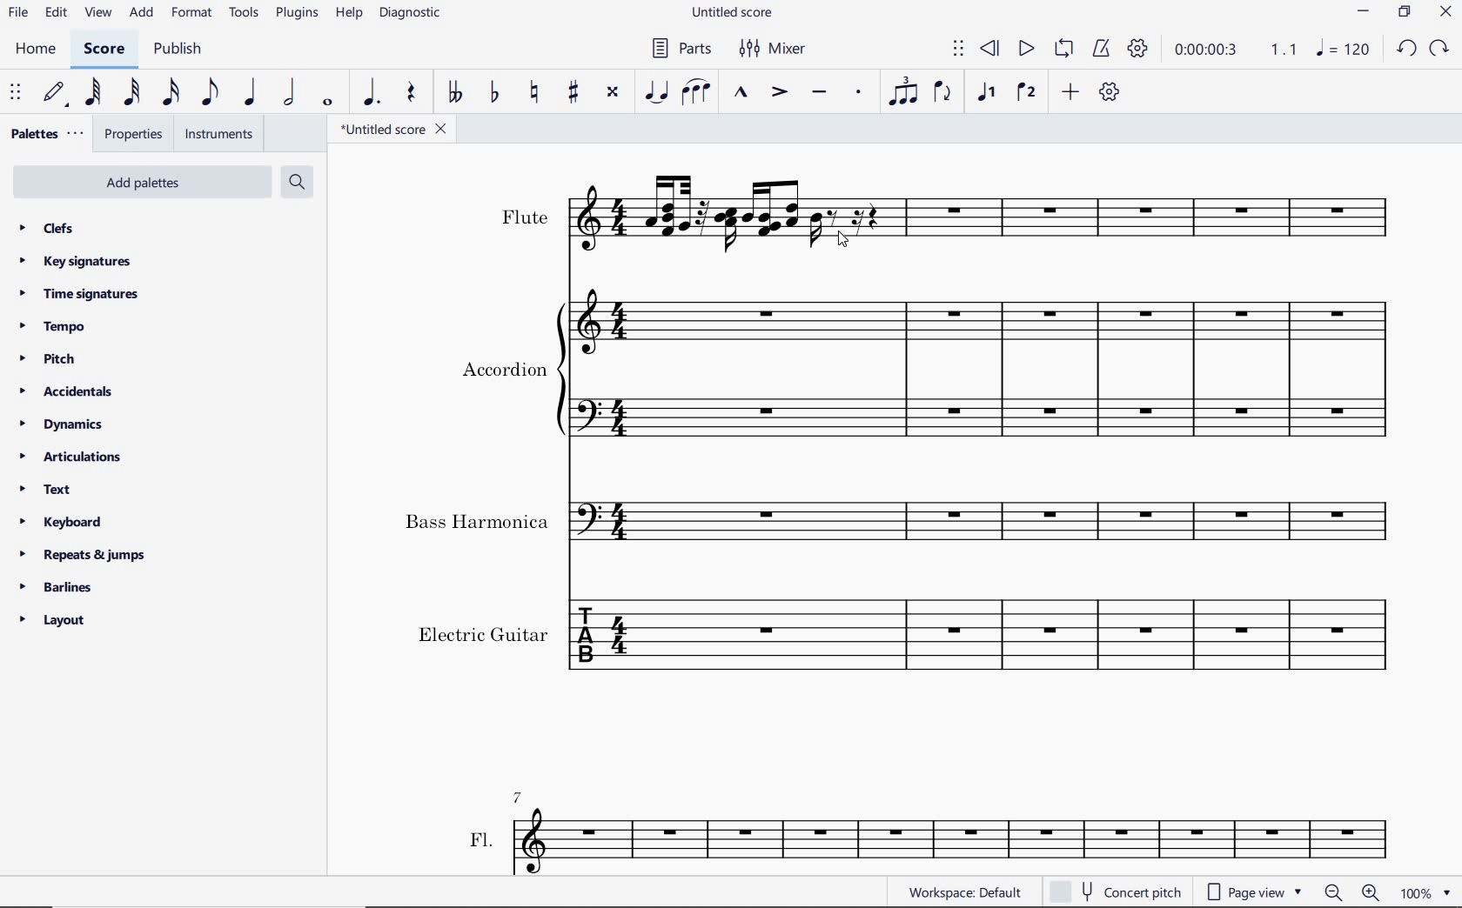 This screenshot has width=1462, height=908. What do you see at coordinates (1336, 891) in the screenshot?
I see `ZOOM OUT` at bounding box center [1336, 891].